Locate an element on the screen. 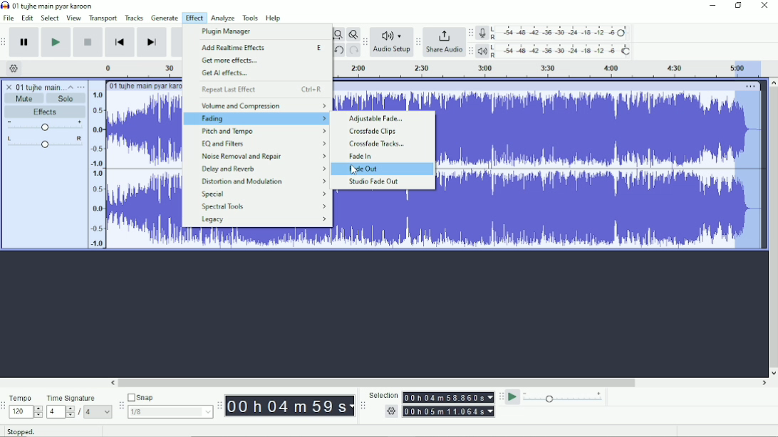 This screenshot has height=437, width=778. Crossfade Clips is located at coordinates (376, 132).